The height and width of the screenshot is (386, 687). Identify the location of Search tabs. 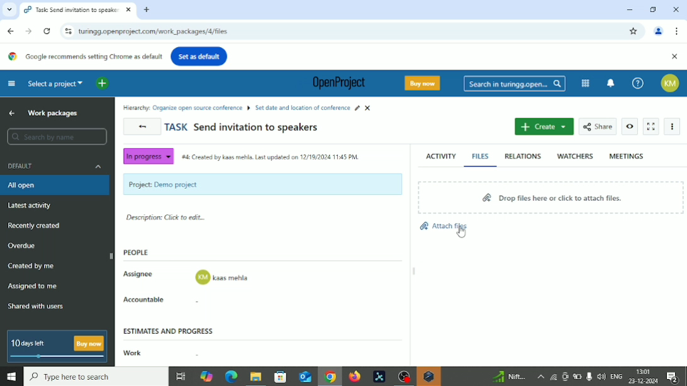
(8, 9).